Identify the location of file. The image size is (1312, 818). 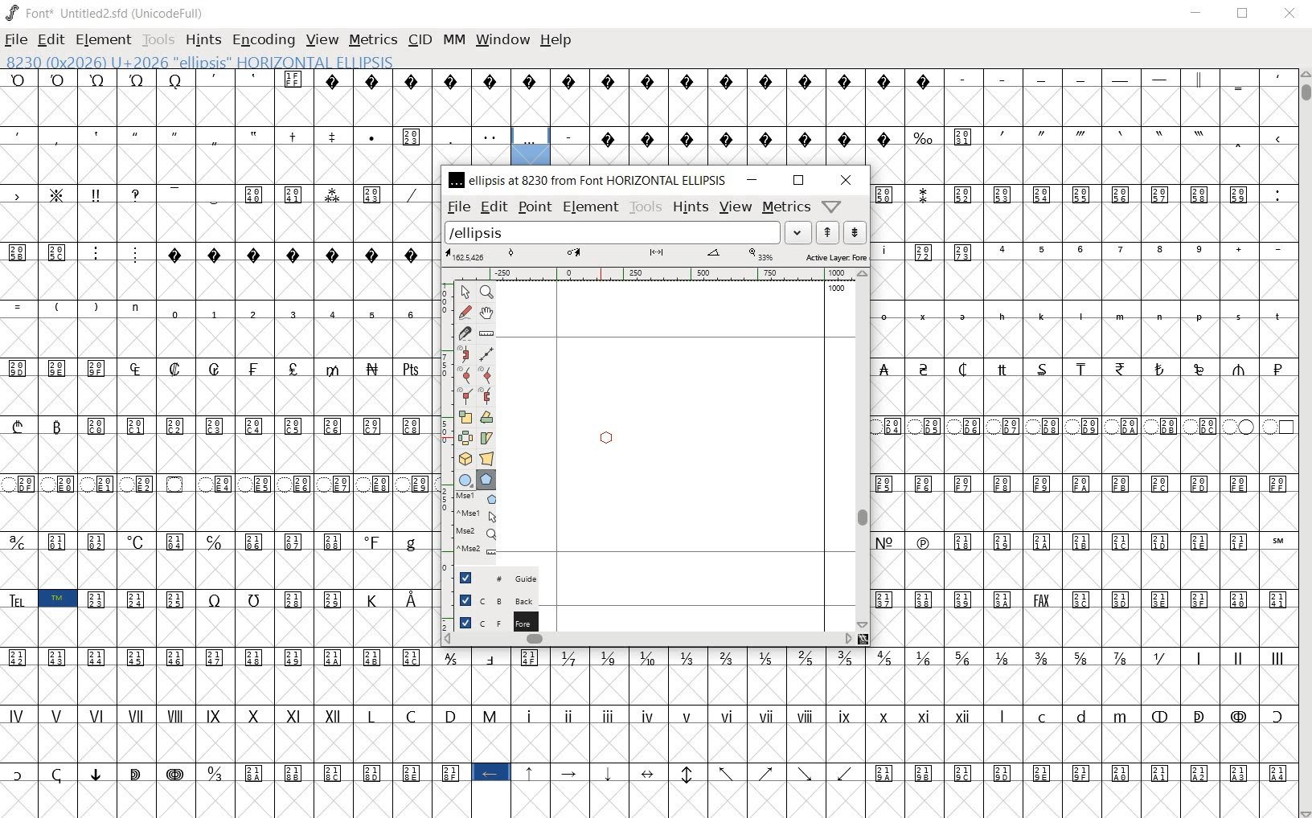
(457, 207).